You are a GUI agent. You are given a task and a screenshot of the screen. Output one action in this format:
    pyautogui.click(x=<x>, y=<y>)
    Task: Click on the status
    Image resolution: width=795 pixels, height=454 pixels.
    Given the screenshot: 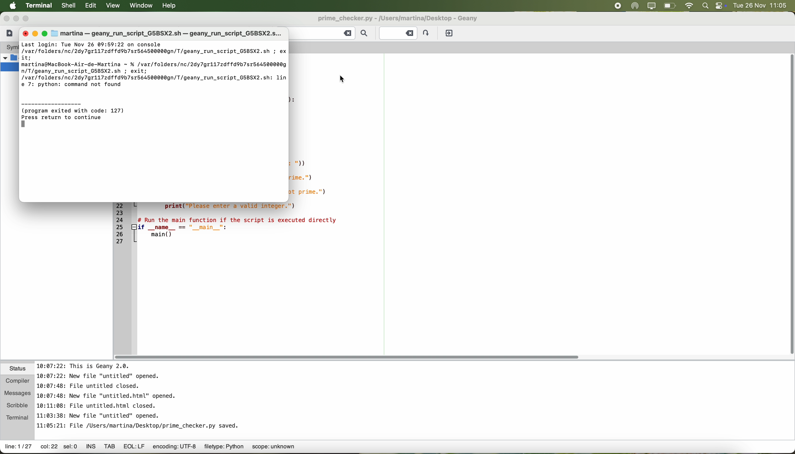 What is the action you would take?
    pyautogui.click(x=18, y=369)
    